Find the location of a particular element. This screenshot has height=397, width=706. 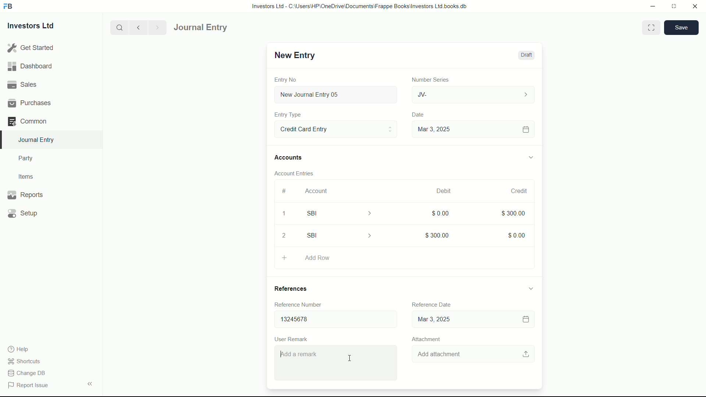

save is located at coordinates (682, 28).